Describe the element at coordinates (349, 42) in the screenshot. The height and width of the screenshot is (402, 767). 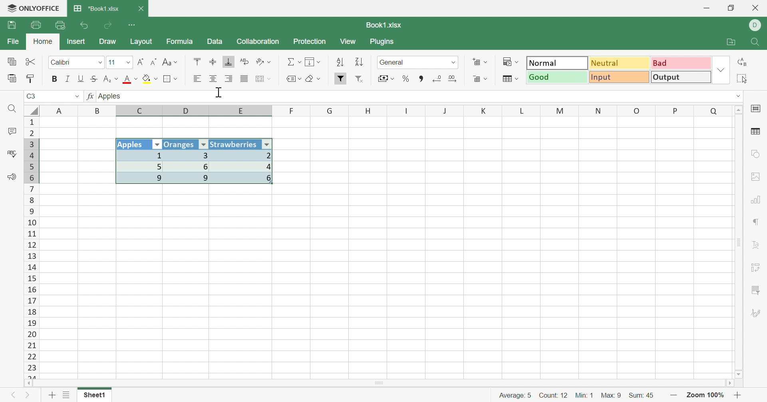
I see `View` at that location.